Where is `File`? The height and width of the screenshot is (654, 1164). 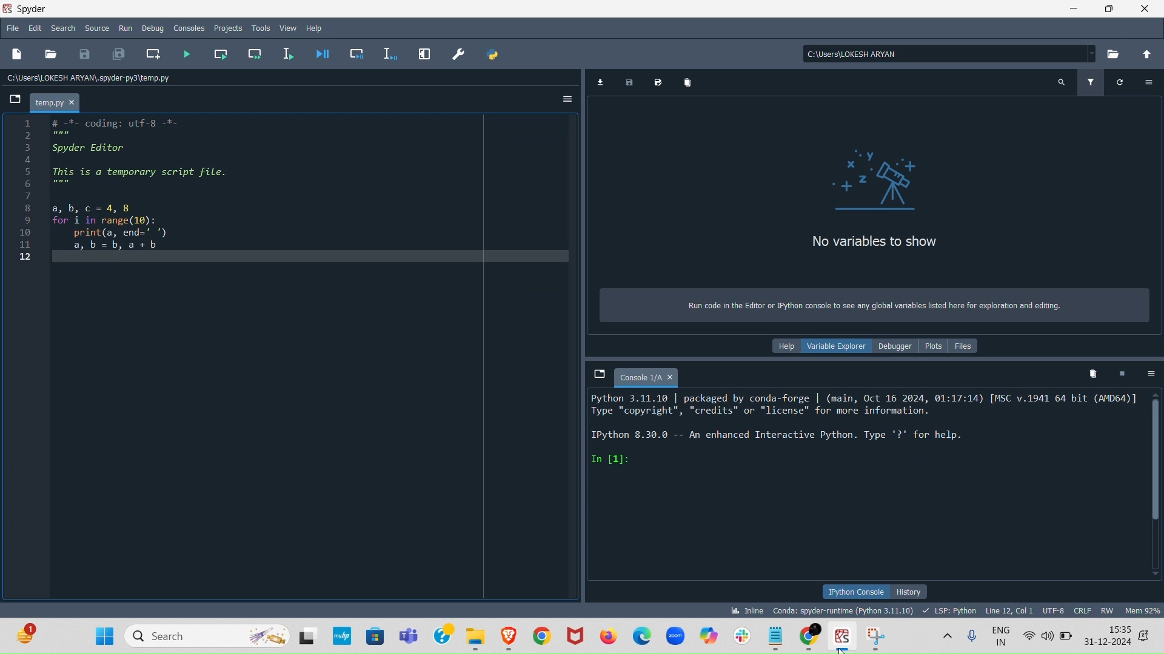
File is located at coordinates (12, 26).